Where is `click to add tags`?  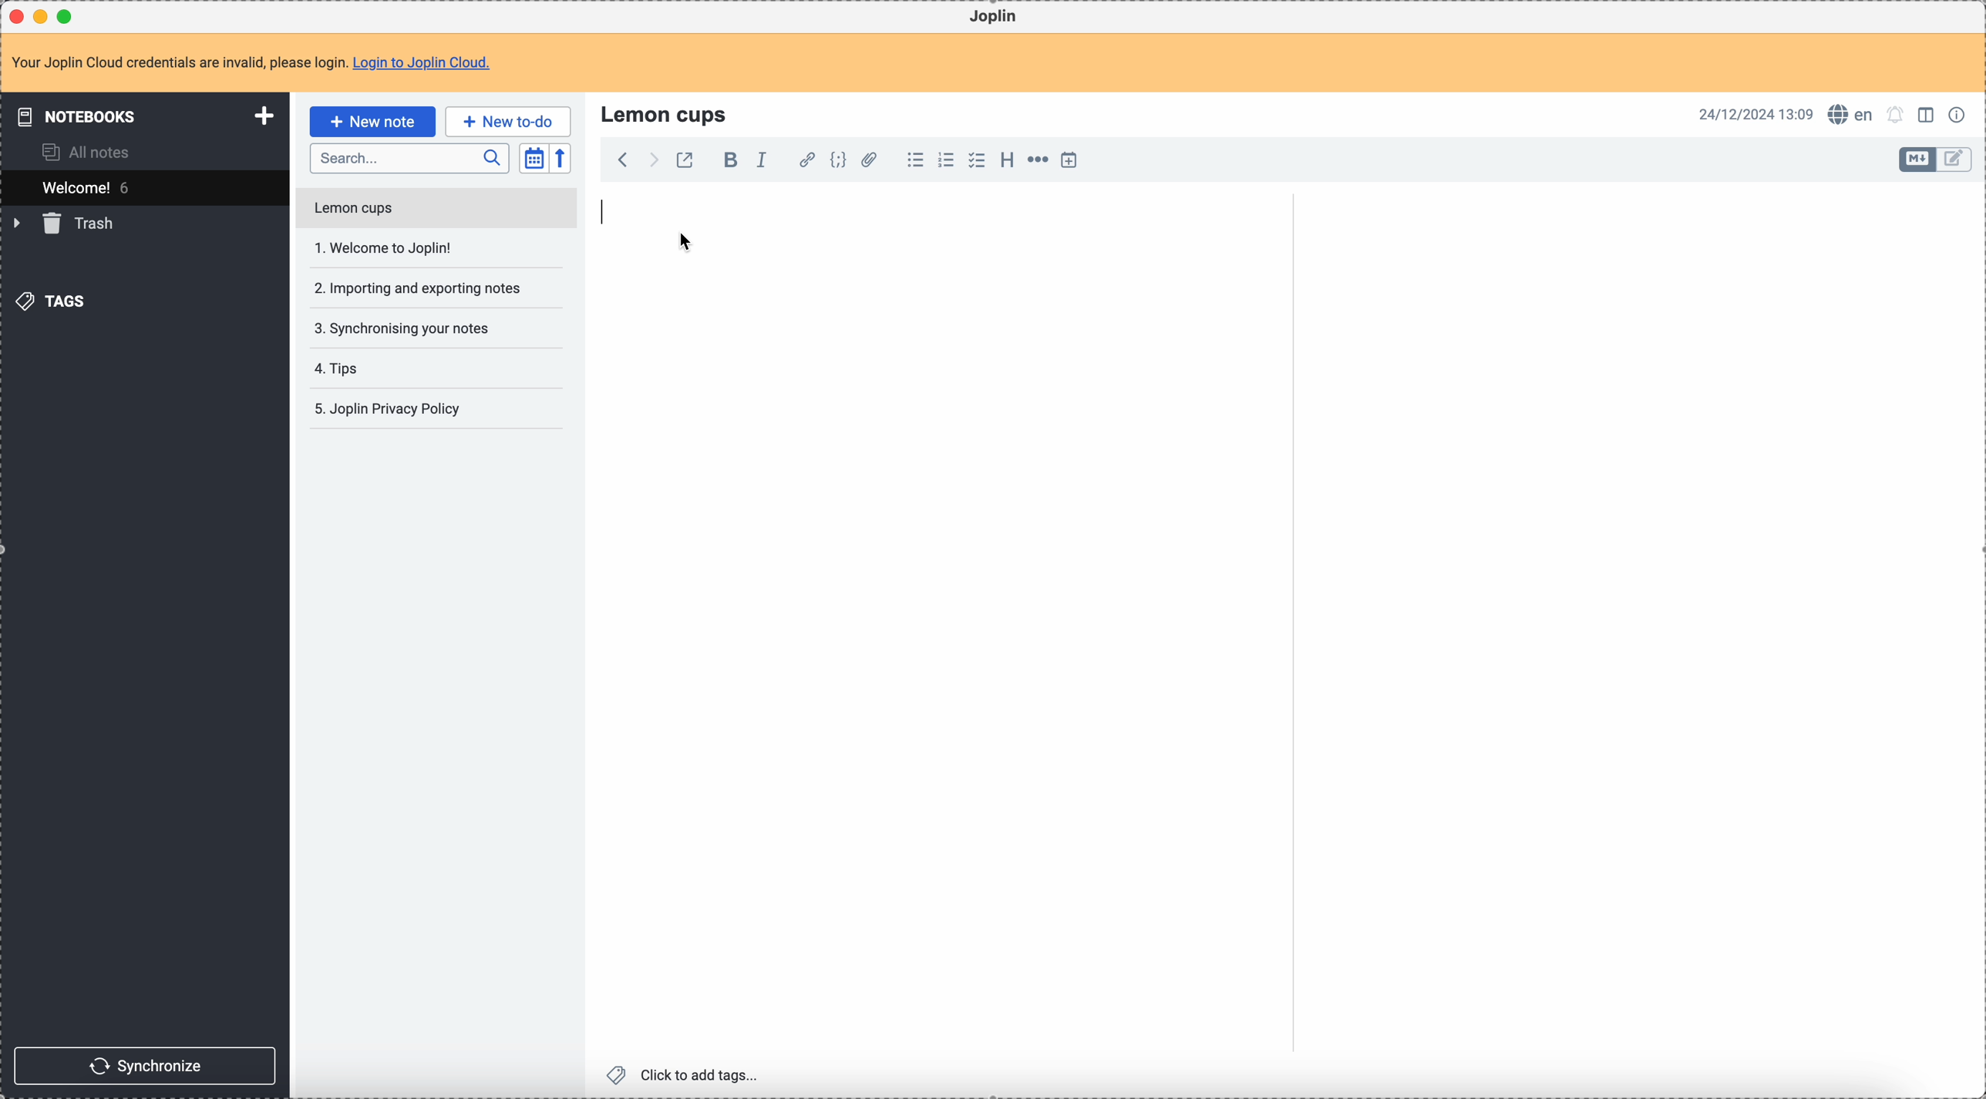 click to add tags is located at coordinates (687, 1074).